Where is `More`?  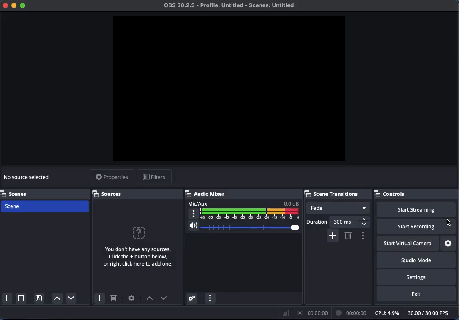
More is located at coordinates (194, 214).